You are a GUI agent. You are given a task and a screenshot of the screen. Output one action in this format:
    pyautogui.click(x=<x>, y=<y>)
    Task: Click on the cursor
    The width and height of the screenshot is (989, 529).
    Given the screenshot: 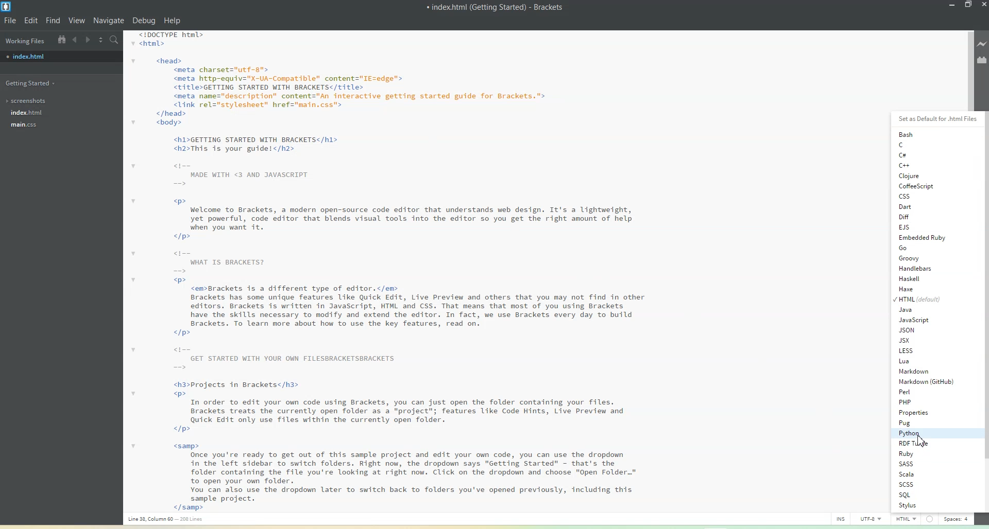 What is the action you would take?
    pyautogui.click(x=917, y=440)
    